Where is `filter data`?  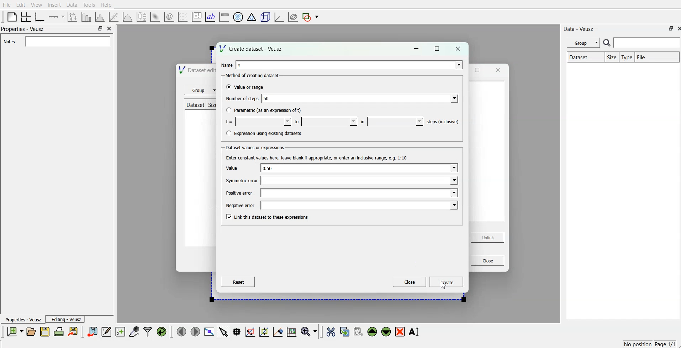
filter data is located at coordinates (148, 332).